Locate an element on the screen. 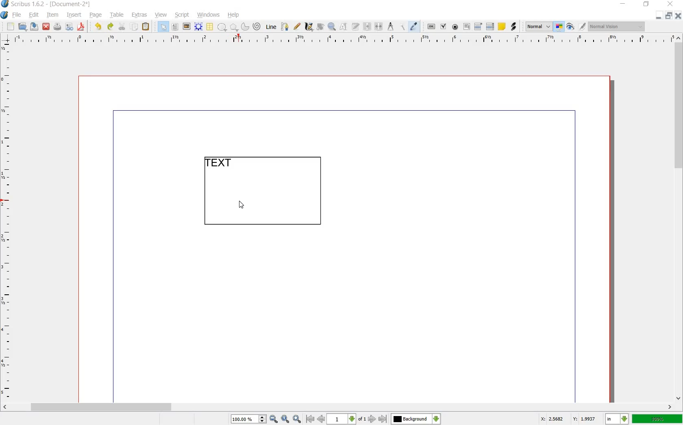 This screenshot has width=683, height=425. normal Vision is located at coordinates (618, 26).